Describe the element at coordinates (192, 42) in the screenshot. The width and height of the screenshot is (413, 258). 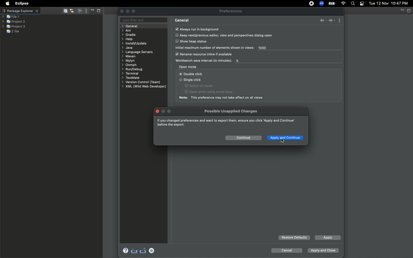
I see `Show heap status` at that location.